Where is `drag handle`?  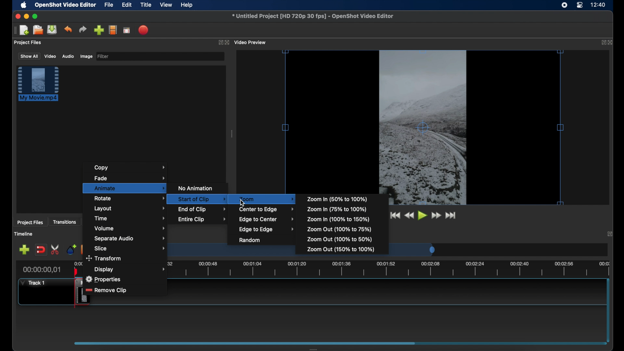 drag handle is located at coordinates (232, 135).